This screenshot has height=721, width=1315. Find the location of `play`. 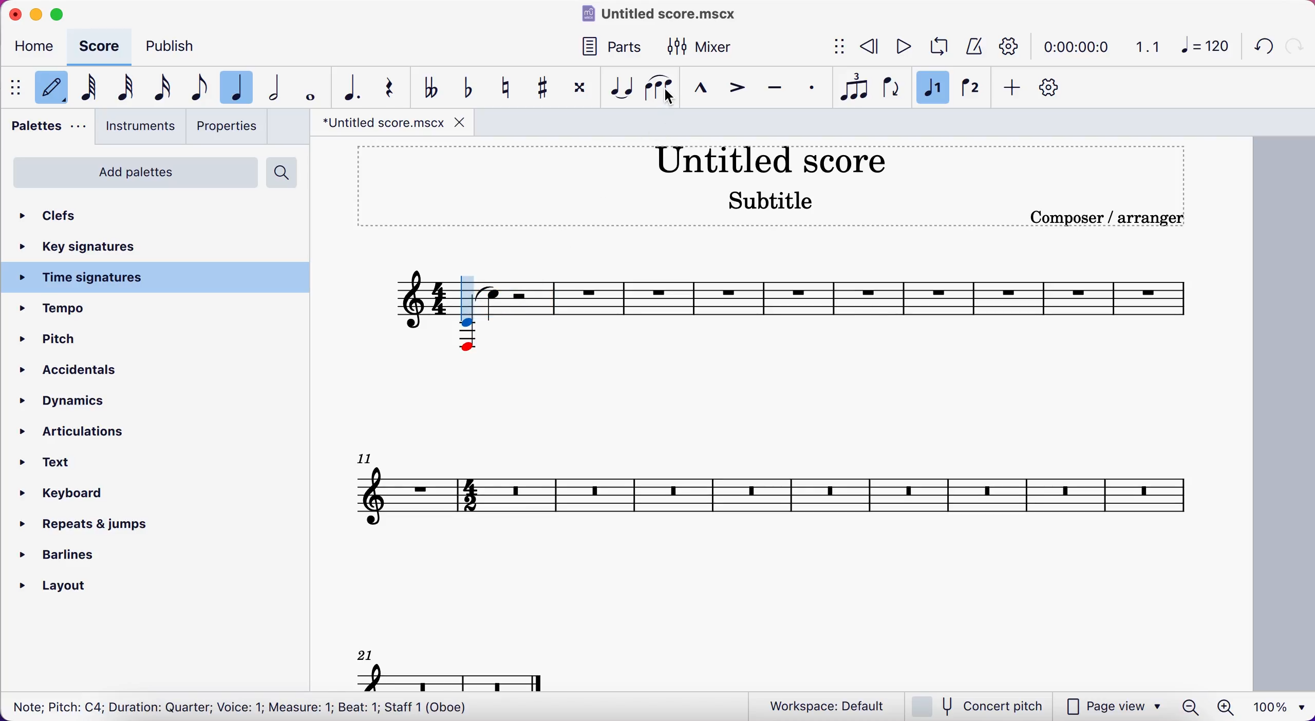

play is located at coordinates (899, 48).